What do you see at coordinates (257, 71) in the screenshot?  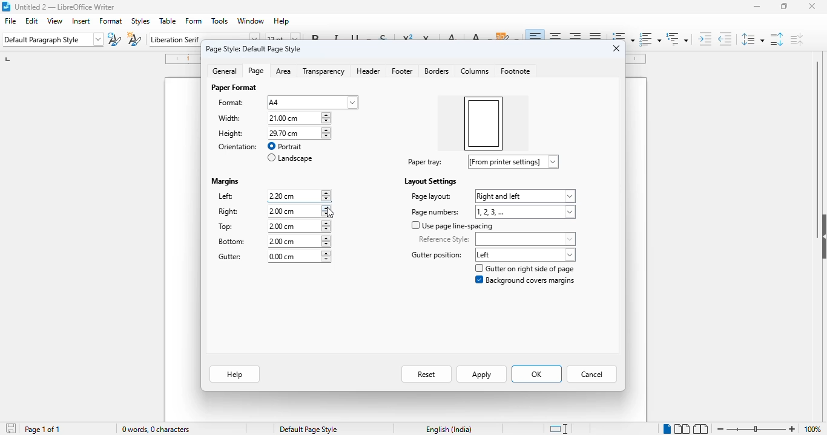 I see `page` at bounding box center [257, 71].